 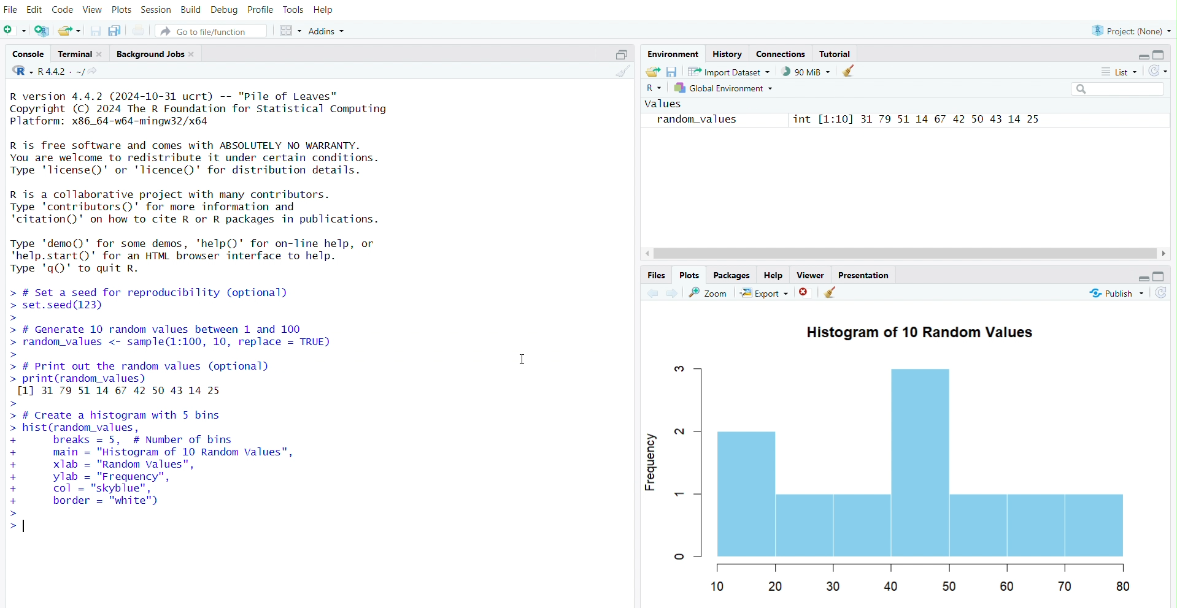 I want to click on plots, so click(x=690, y=275).